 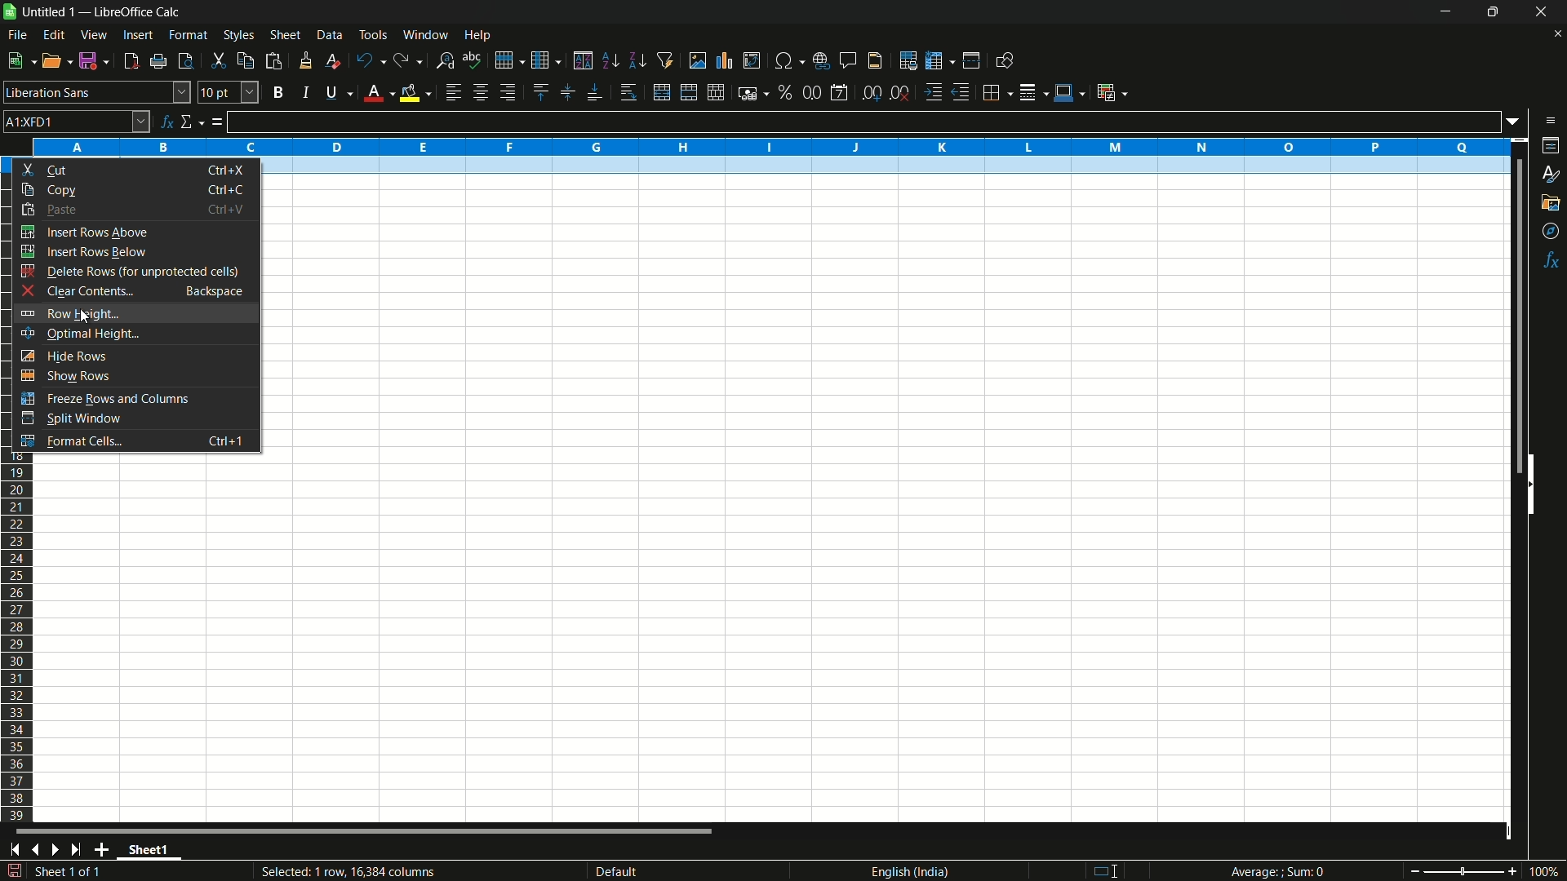 What do you see at coordinates (1551, 145) in the screenshot?
I see `properties` at bounding box center [1551, 145].